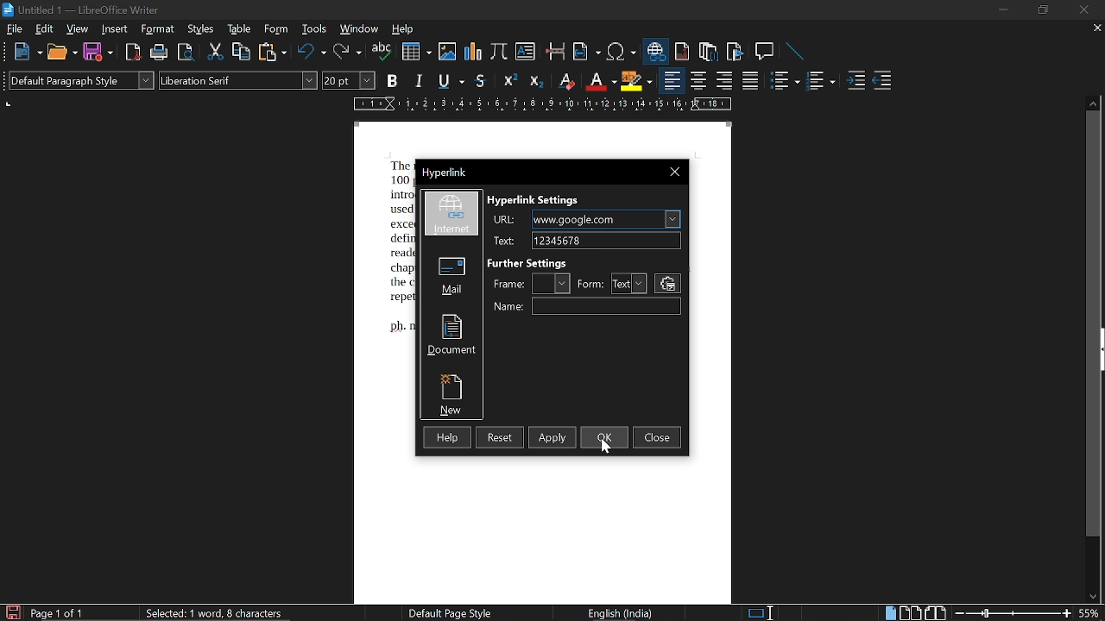 Image resolution: width=1105 pixels, height=621 pixels. I want to click on name, so click(606, 306).